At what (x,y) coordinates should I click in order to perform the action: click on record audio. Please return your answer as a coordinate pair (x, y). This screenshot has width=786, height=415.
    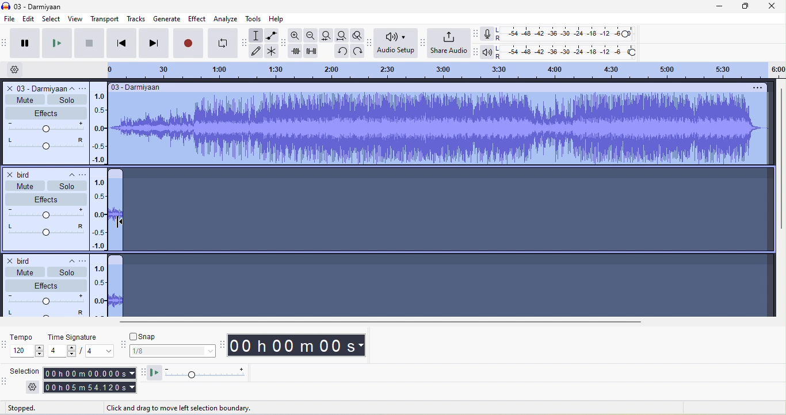
    Looking at the image, I should click on (441, 129).